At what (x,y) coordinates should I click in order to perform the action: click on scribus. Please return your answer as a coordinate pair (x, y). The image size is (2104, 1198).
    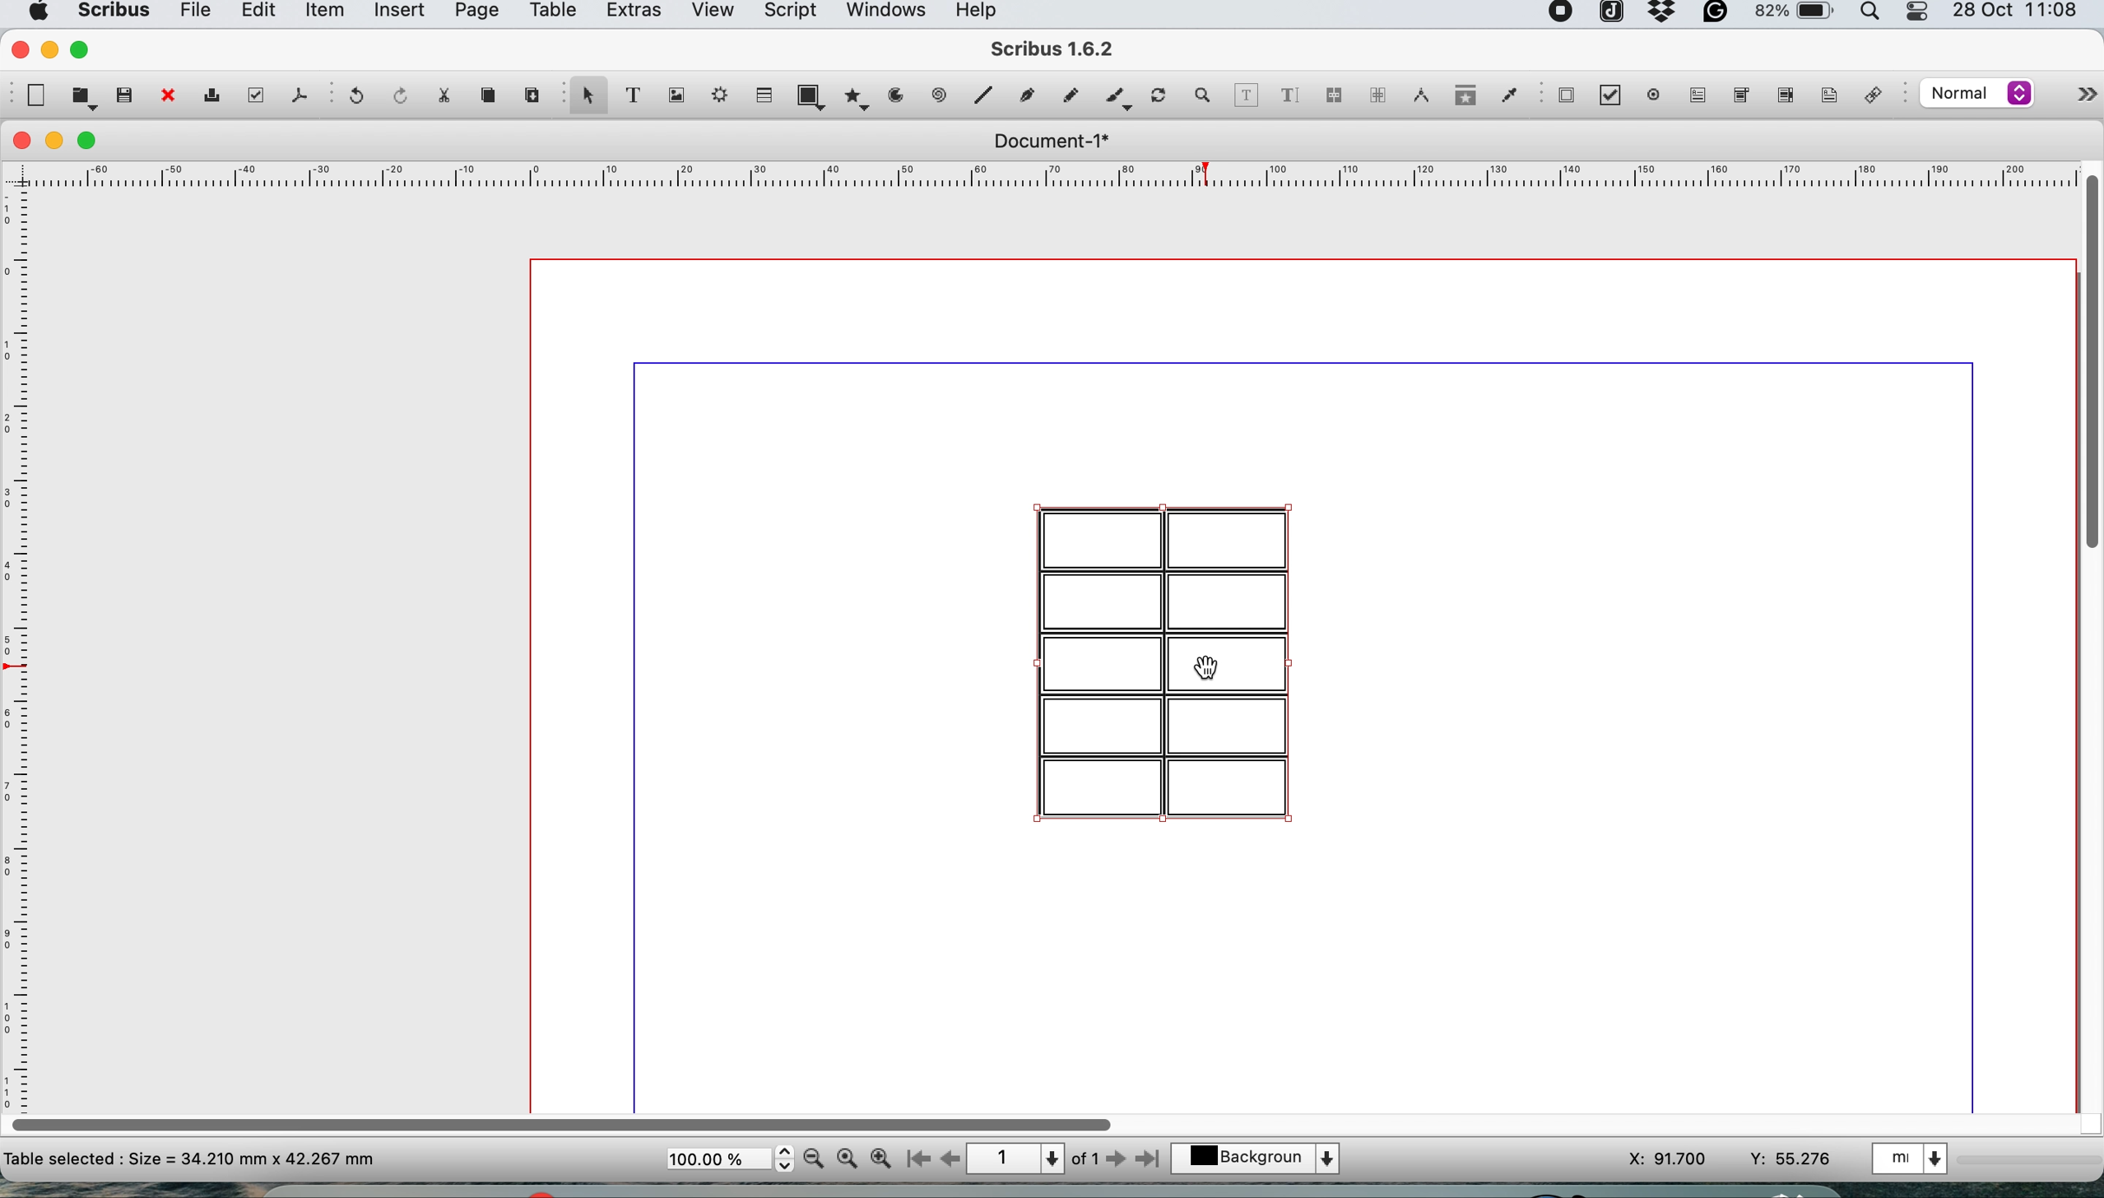
    Looking at the image, I should click on (1054, 51).